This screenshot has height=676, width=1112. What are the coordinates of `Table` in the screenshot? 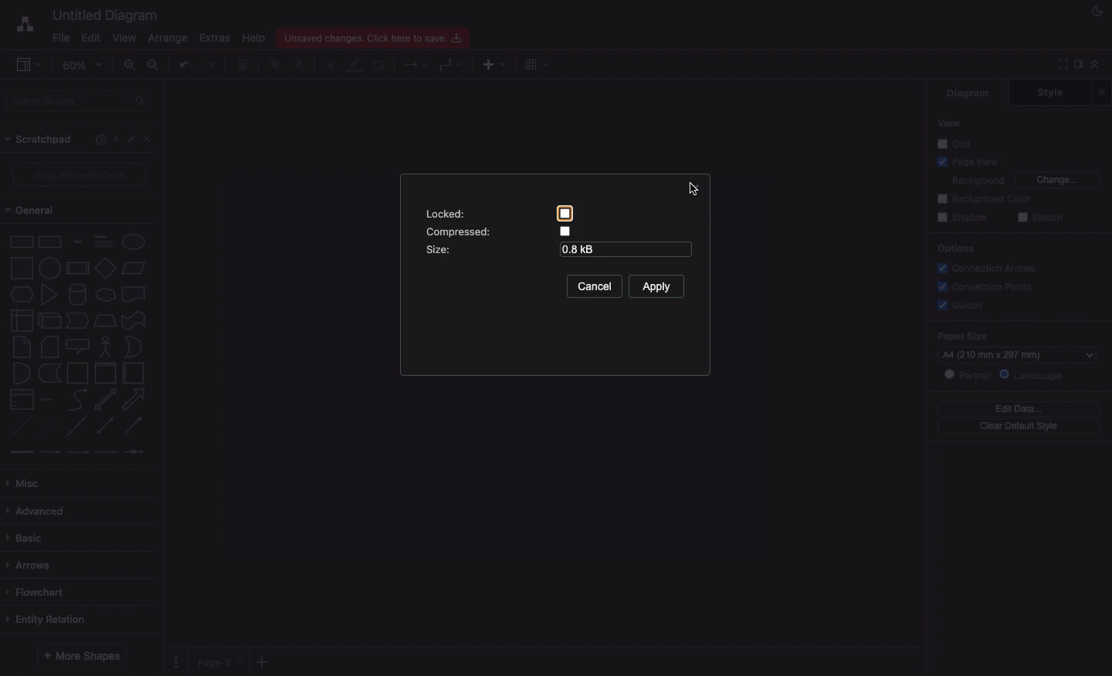 It's located at (538, 64).